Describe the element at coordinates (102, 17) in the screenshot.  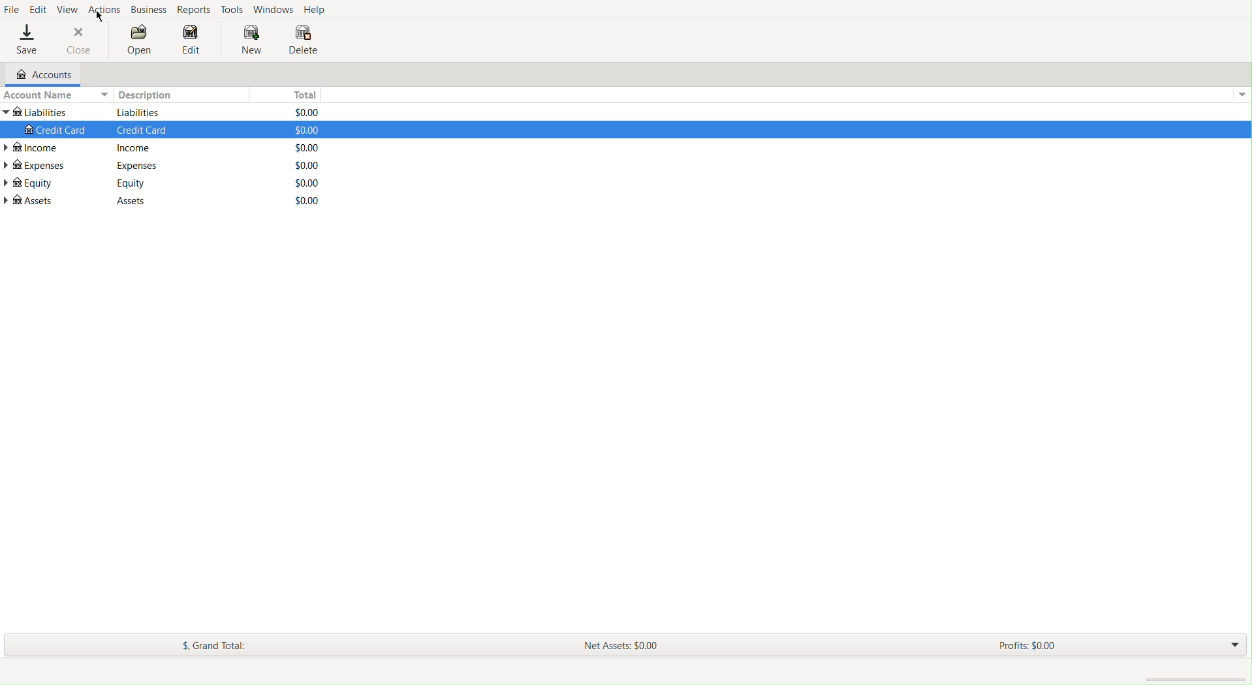
I see `cursor` at that location.